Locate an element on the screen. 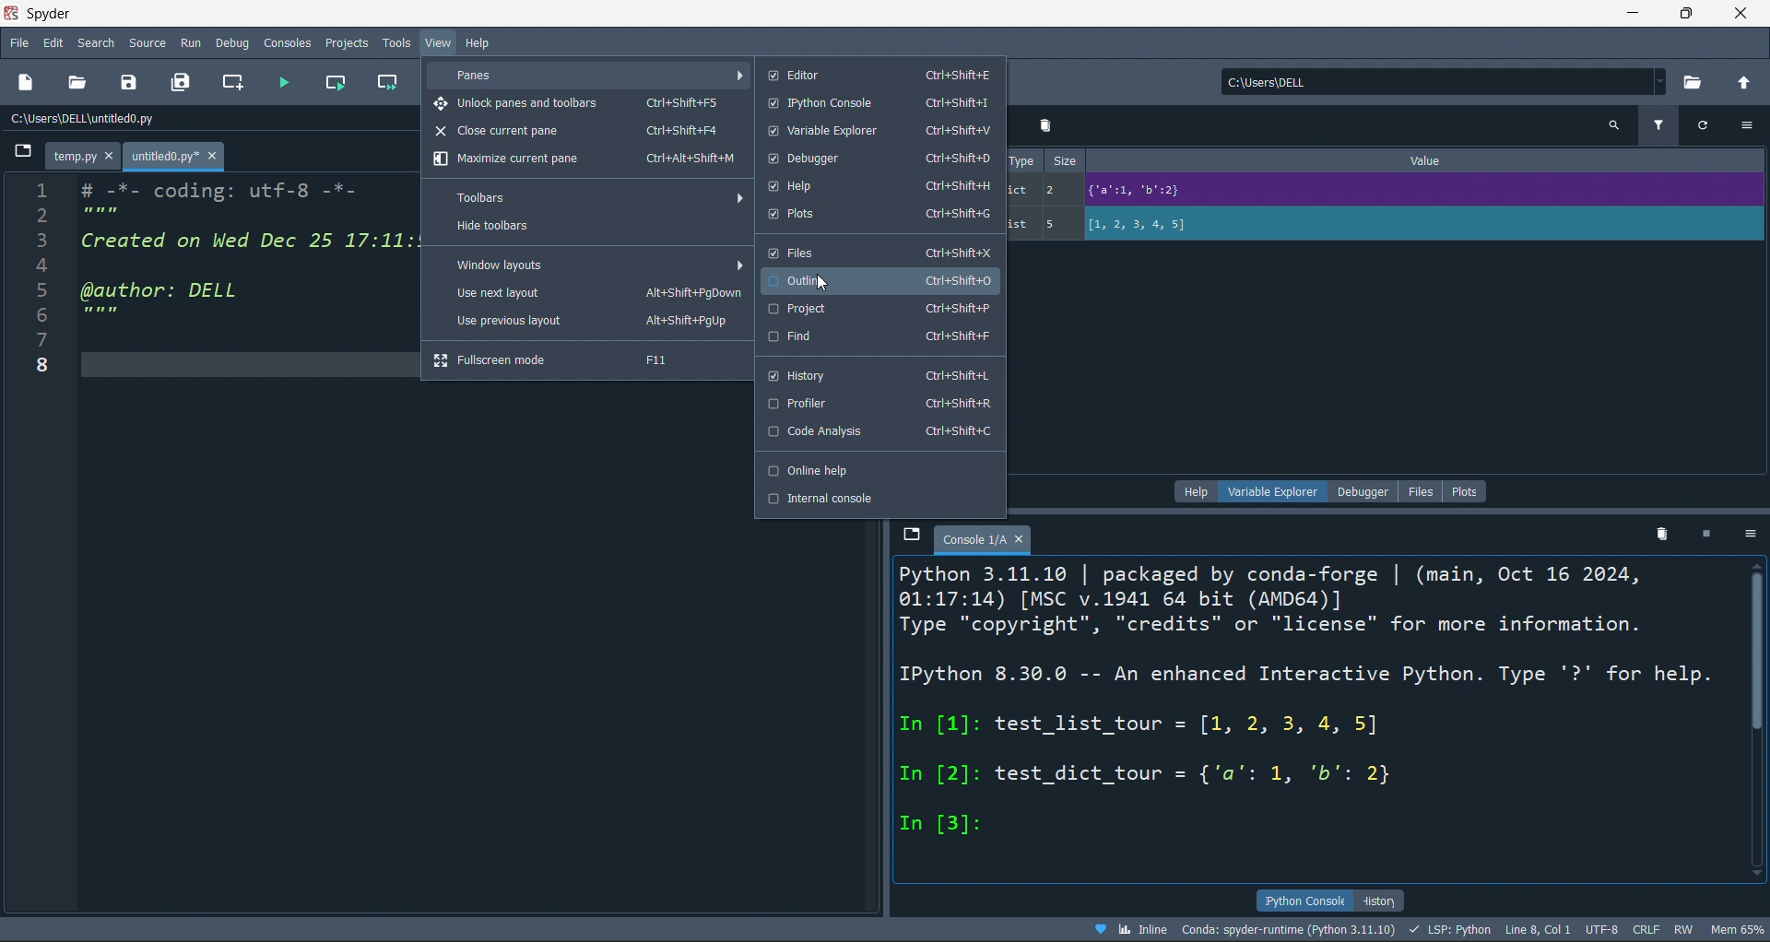 Image resolution: width=1770 pixels, height=942 pixels. minimize is located at coordinates (1639, 14).